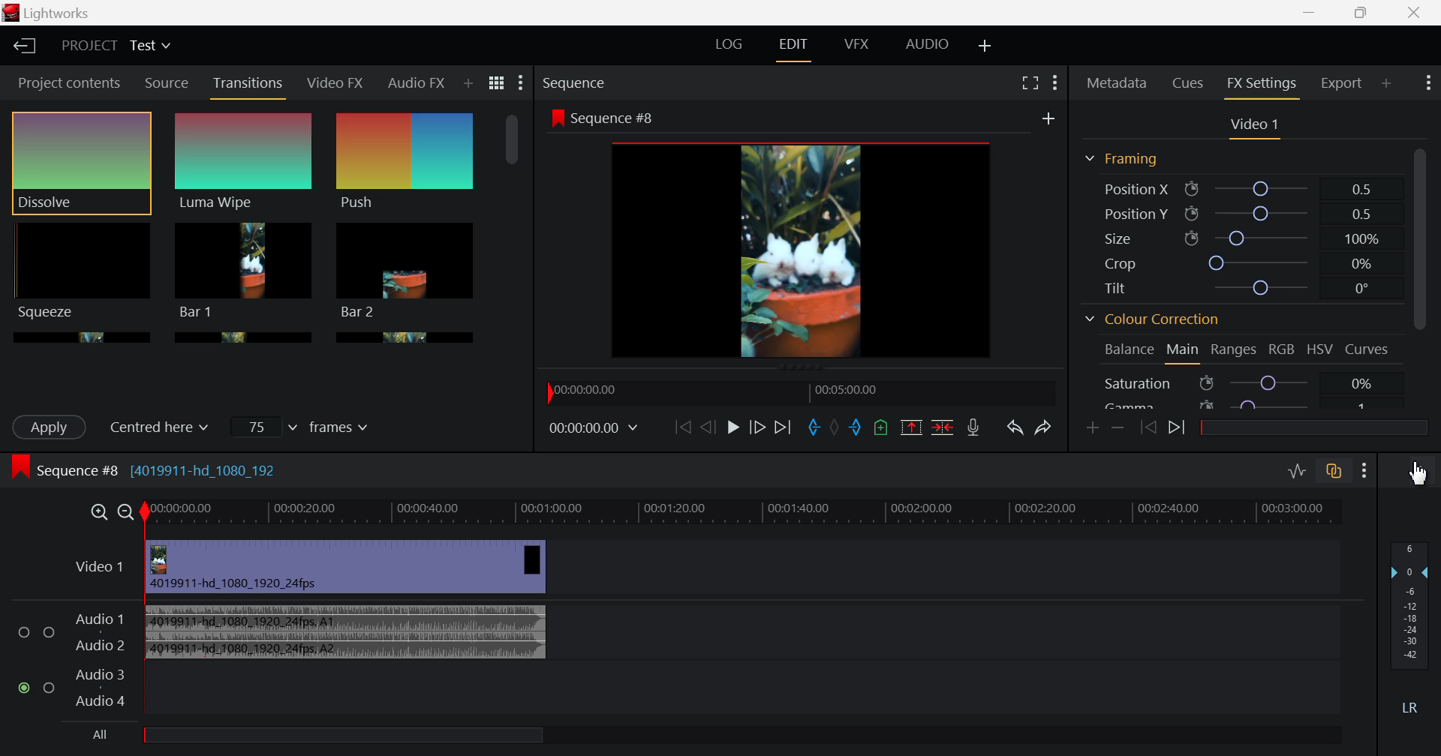 The image size is (1441, 756). I want to click on Timeline Zoom In/Out, so click(109, 512).